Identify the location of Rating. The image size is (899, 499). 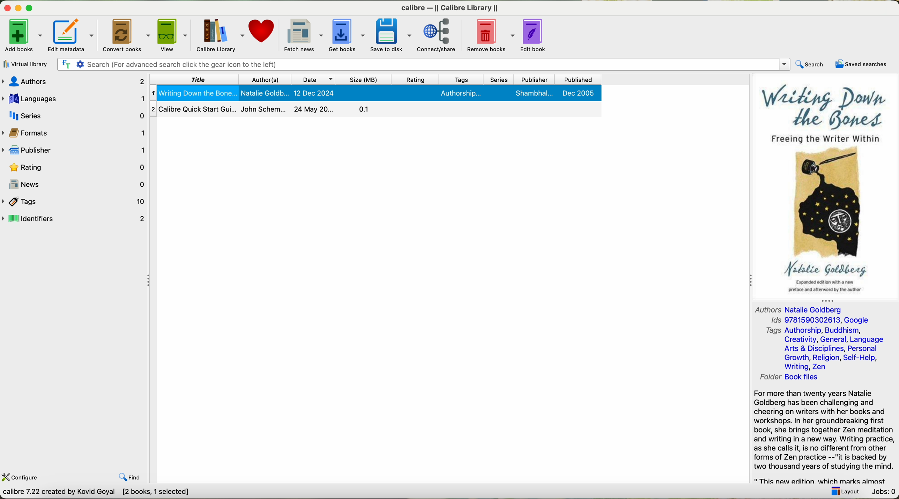
(79, 169).